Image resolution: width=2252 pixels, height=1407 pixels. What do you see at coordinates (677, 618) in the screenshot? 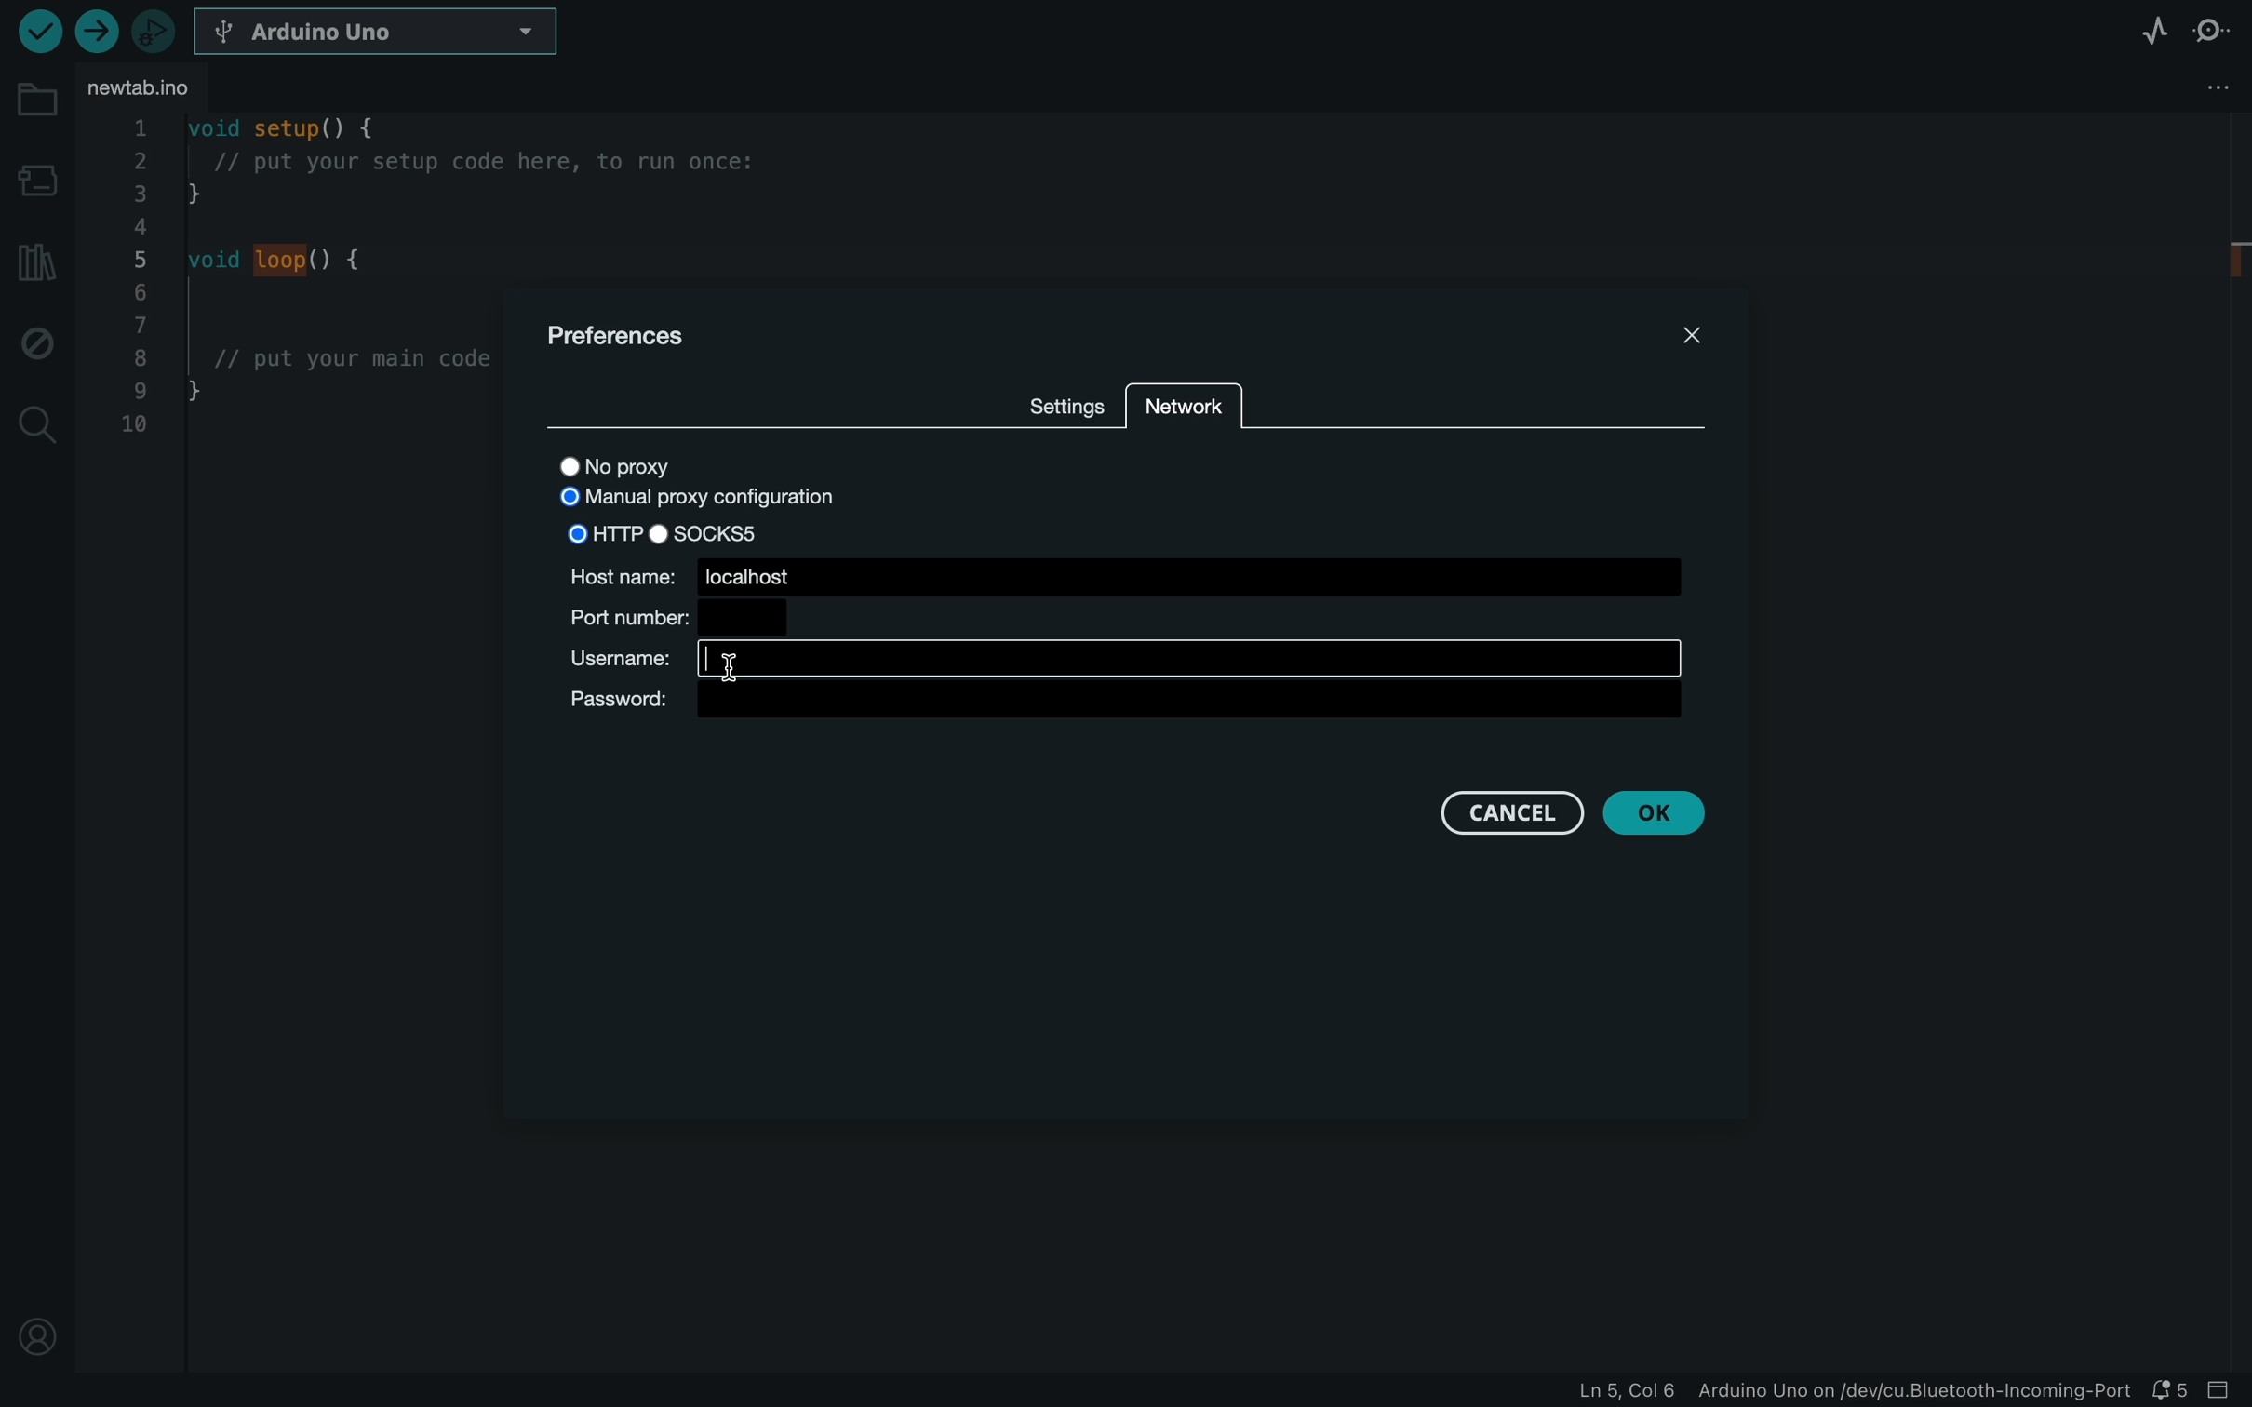
I see `port number` at bounding box center [677, 618].